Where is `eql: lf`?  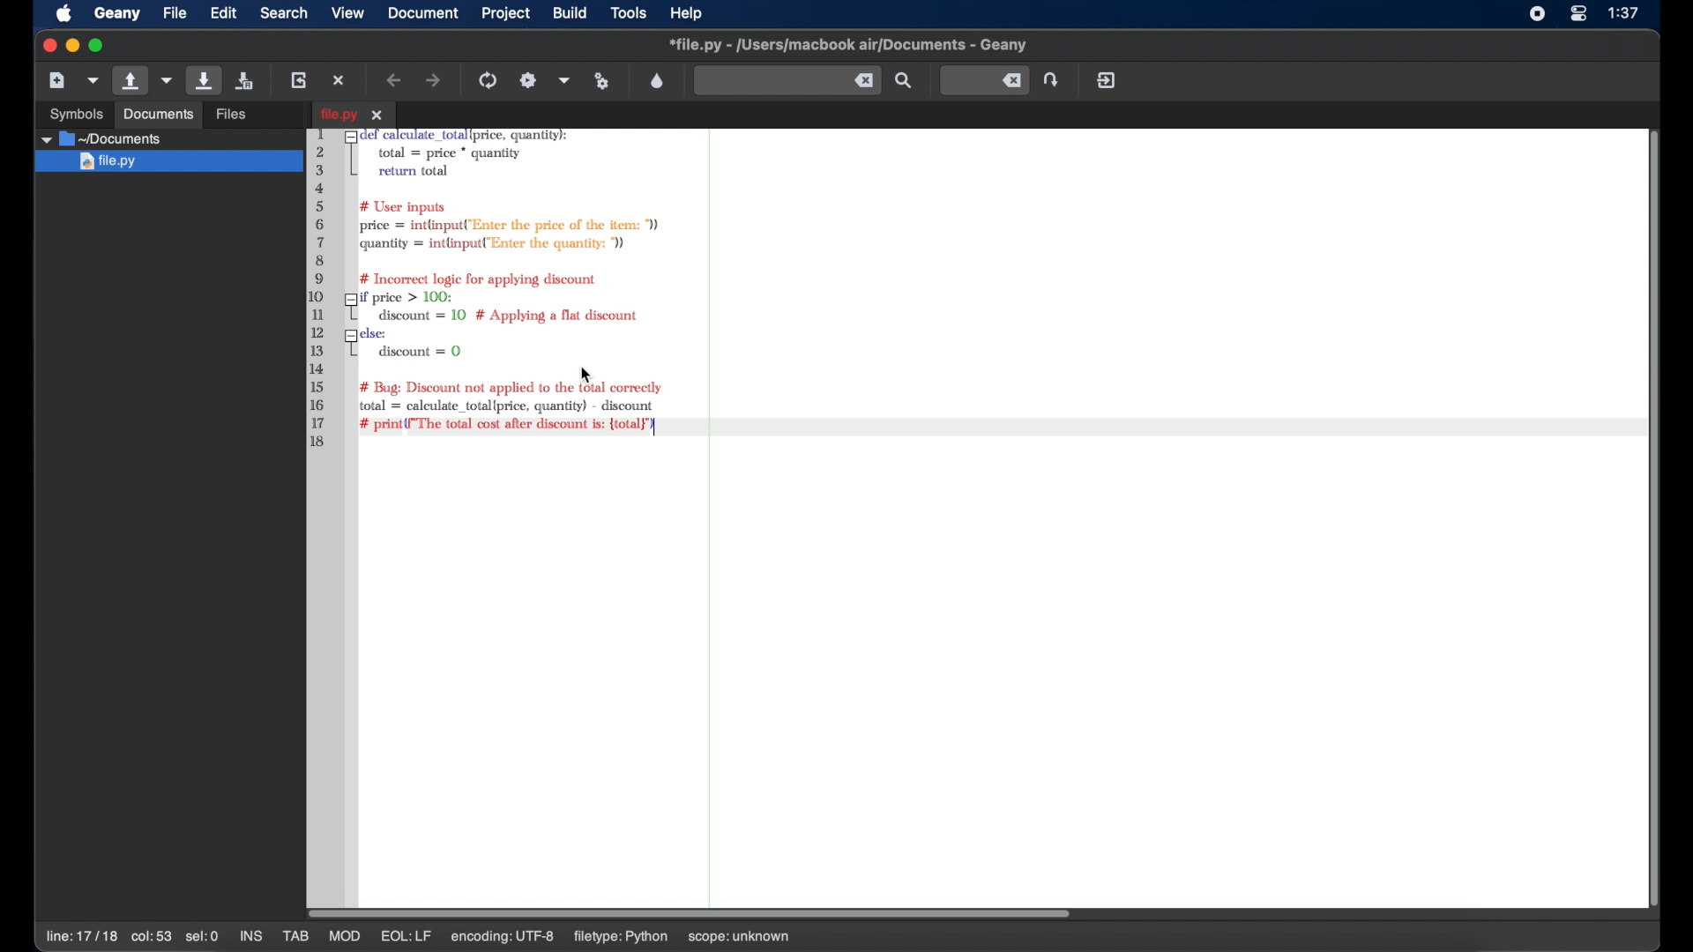
eql: lf is located at coordinates (407, 935).